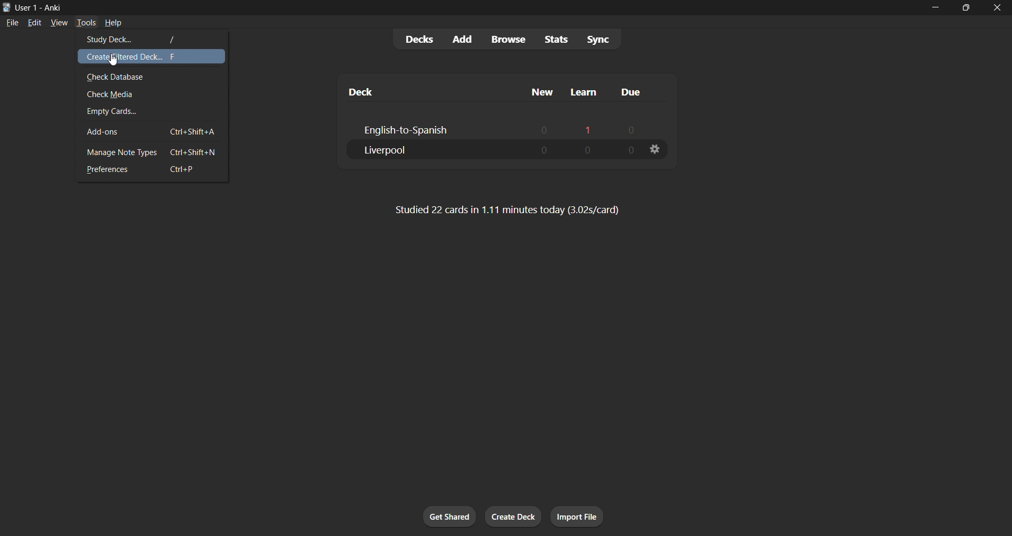  I want to click on 0, so click(587, 150).